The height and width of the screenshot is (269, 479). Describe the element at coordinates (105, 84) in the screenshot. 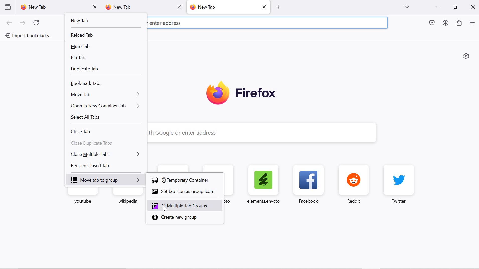

I see `bookmark tab` at that location.